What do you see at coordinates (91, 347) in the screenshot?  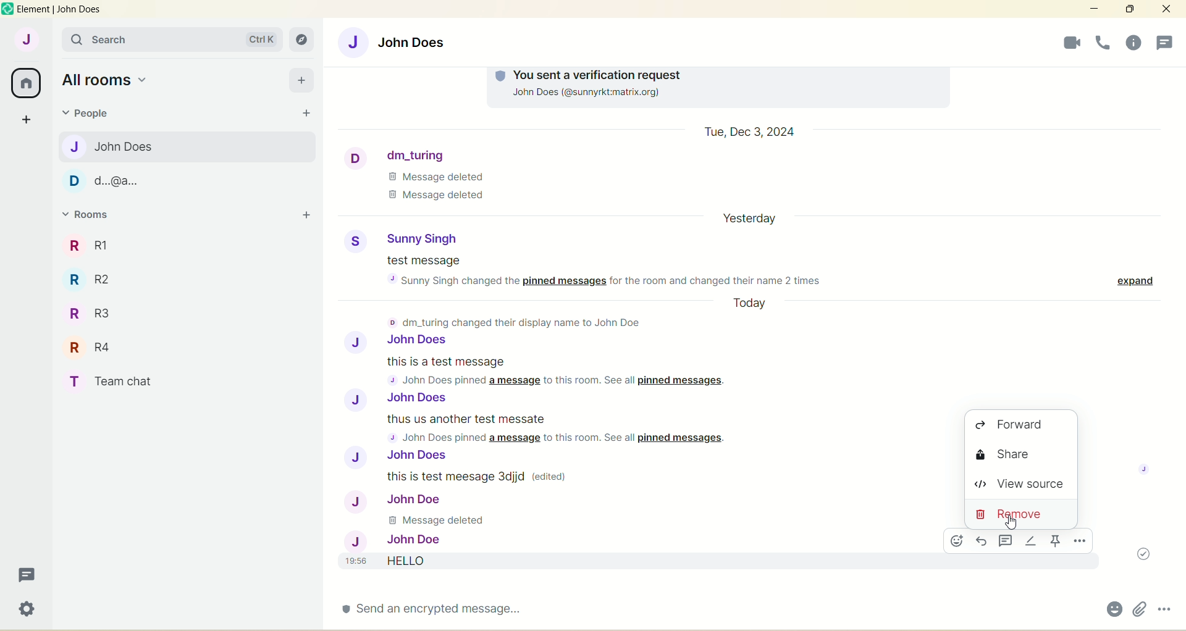 I see `R R4` at bounding box center [91, 347].